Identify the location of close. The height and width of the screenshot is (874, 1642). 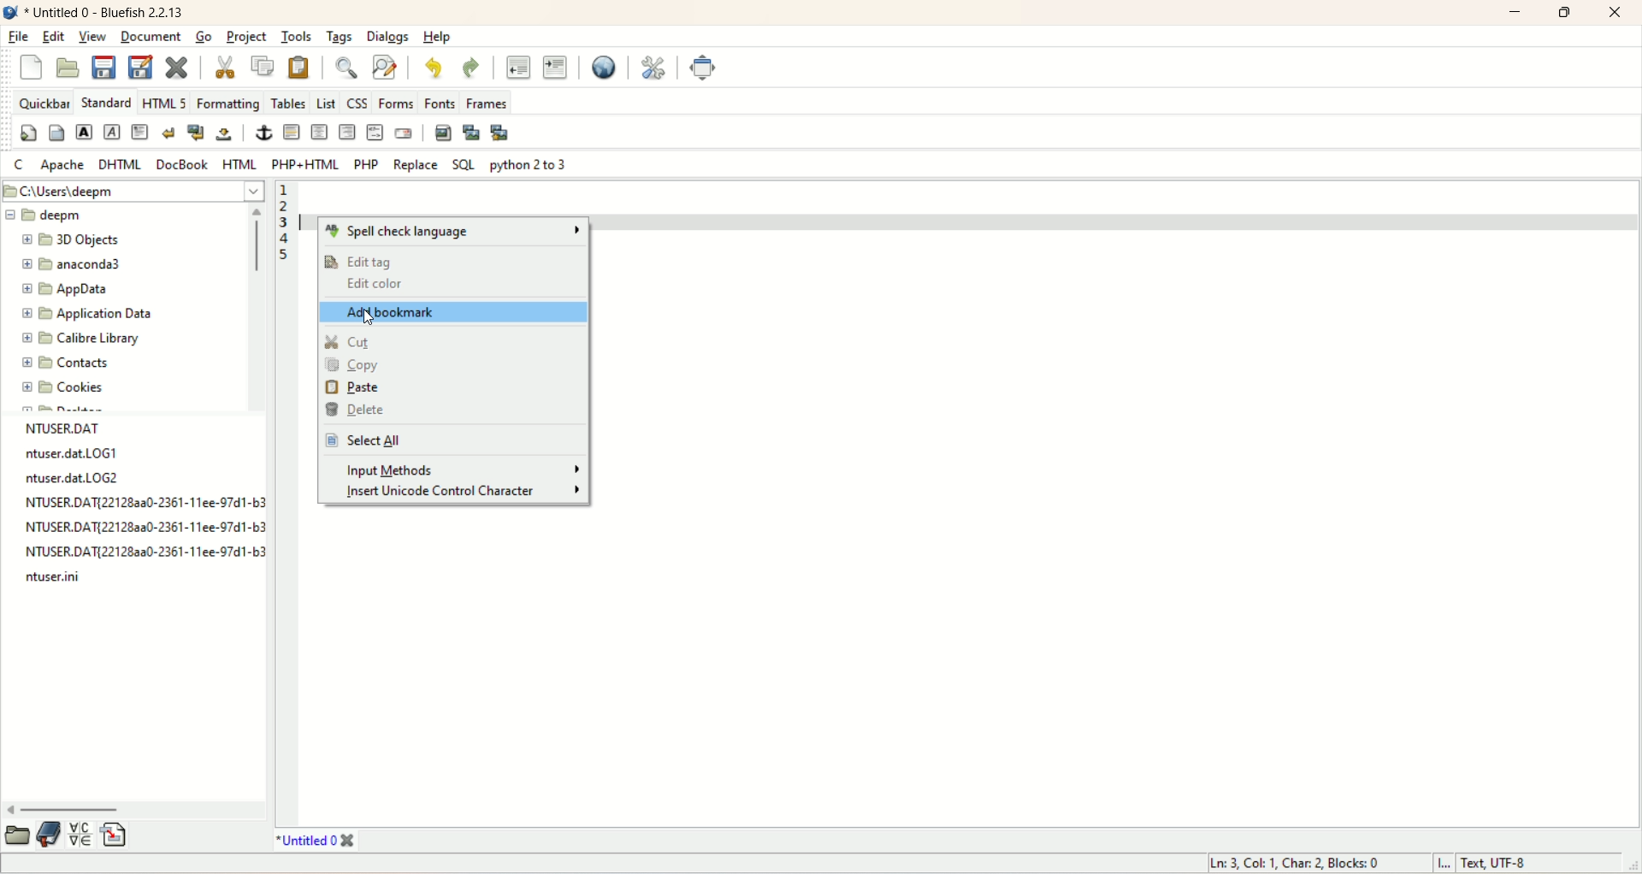
(1617, 11).